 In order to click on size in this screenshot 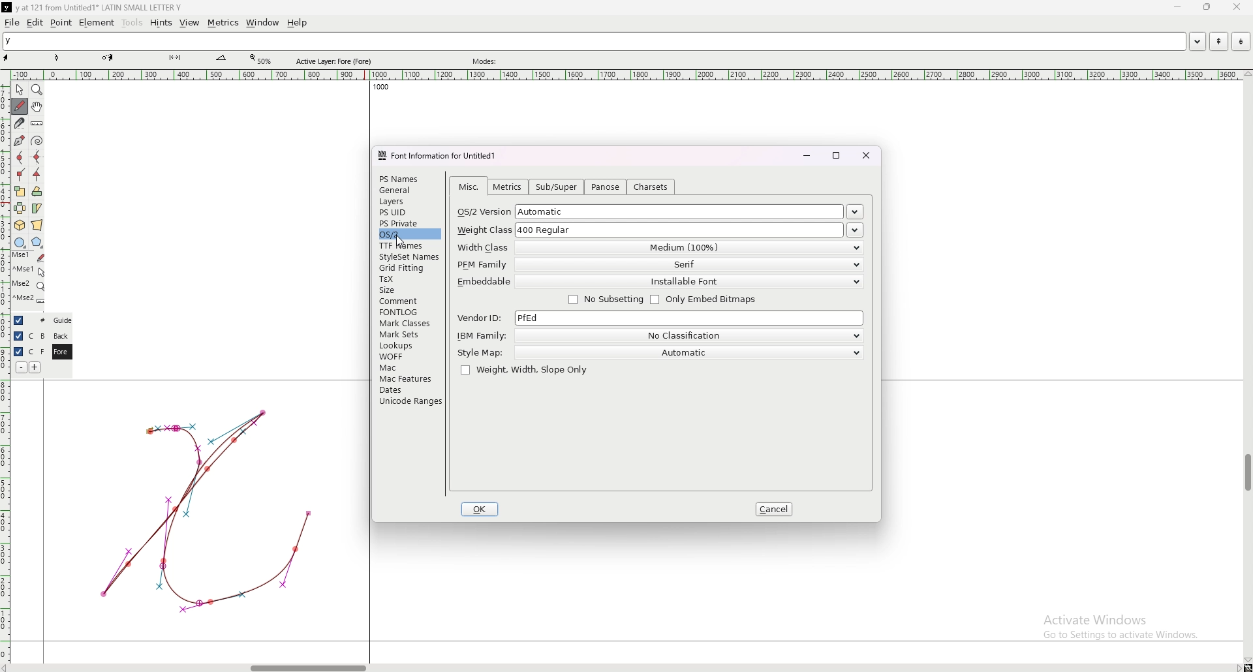, I will do `click(409, 290)`.